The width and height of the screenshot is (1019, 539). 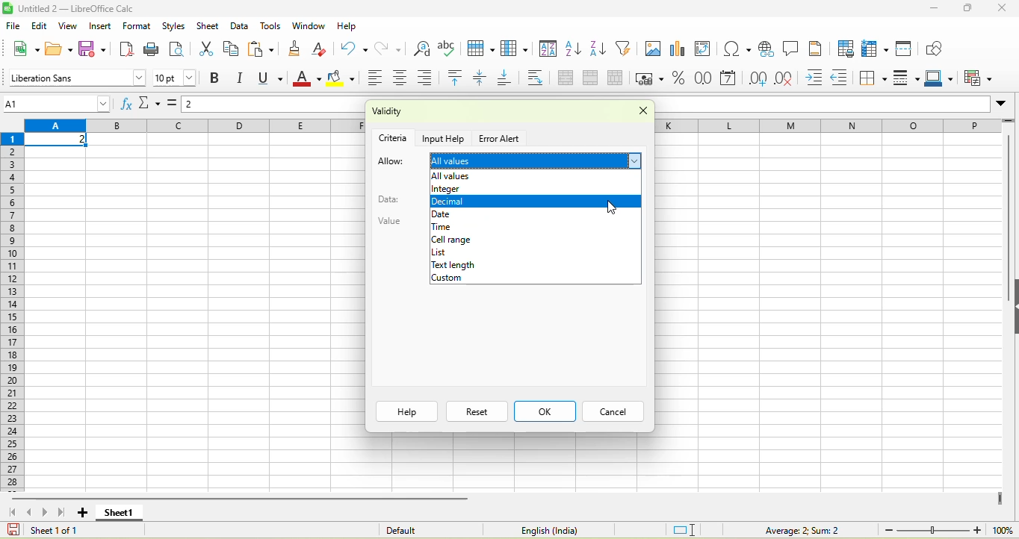 I want to click on text length, so click(x=533, y=265).